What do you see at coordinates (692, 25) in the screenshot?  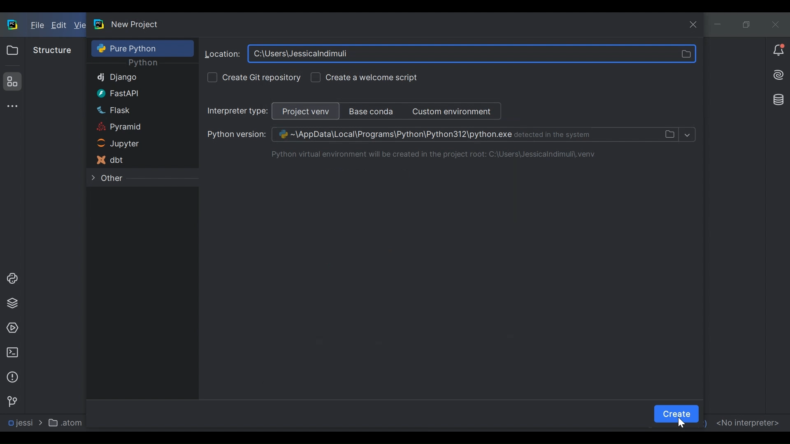 I see `close` at bounding box center [692, 25].